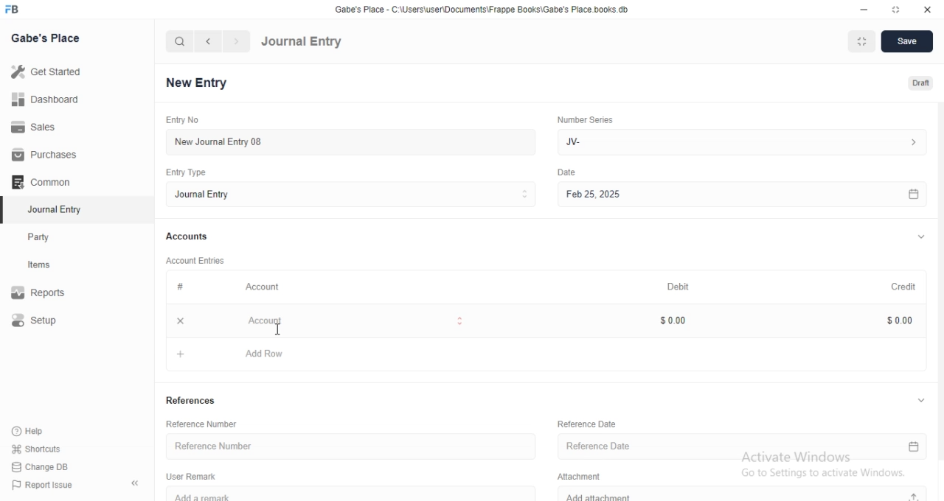 This screenshot has width=944, height=501. Describe the element at coordinates (204, 423) in the screenshot. I see `Reference Number` at that location.